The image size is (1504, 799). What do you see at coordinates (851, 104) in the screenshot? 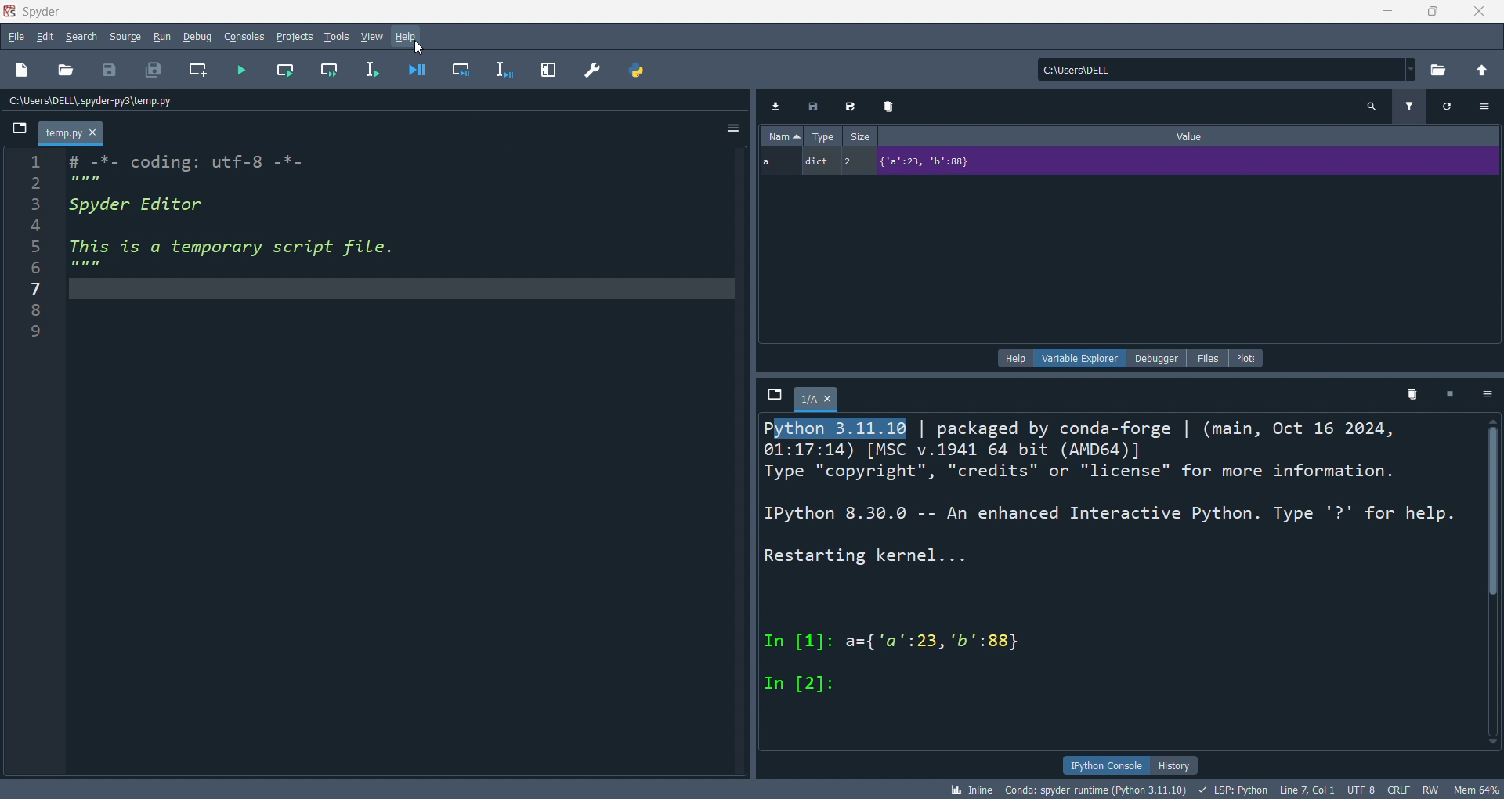
I see `Edit export` at bounding box center [851, 104].